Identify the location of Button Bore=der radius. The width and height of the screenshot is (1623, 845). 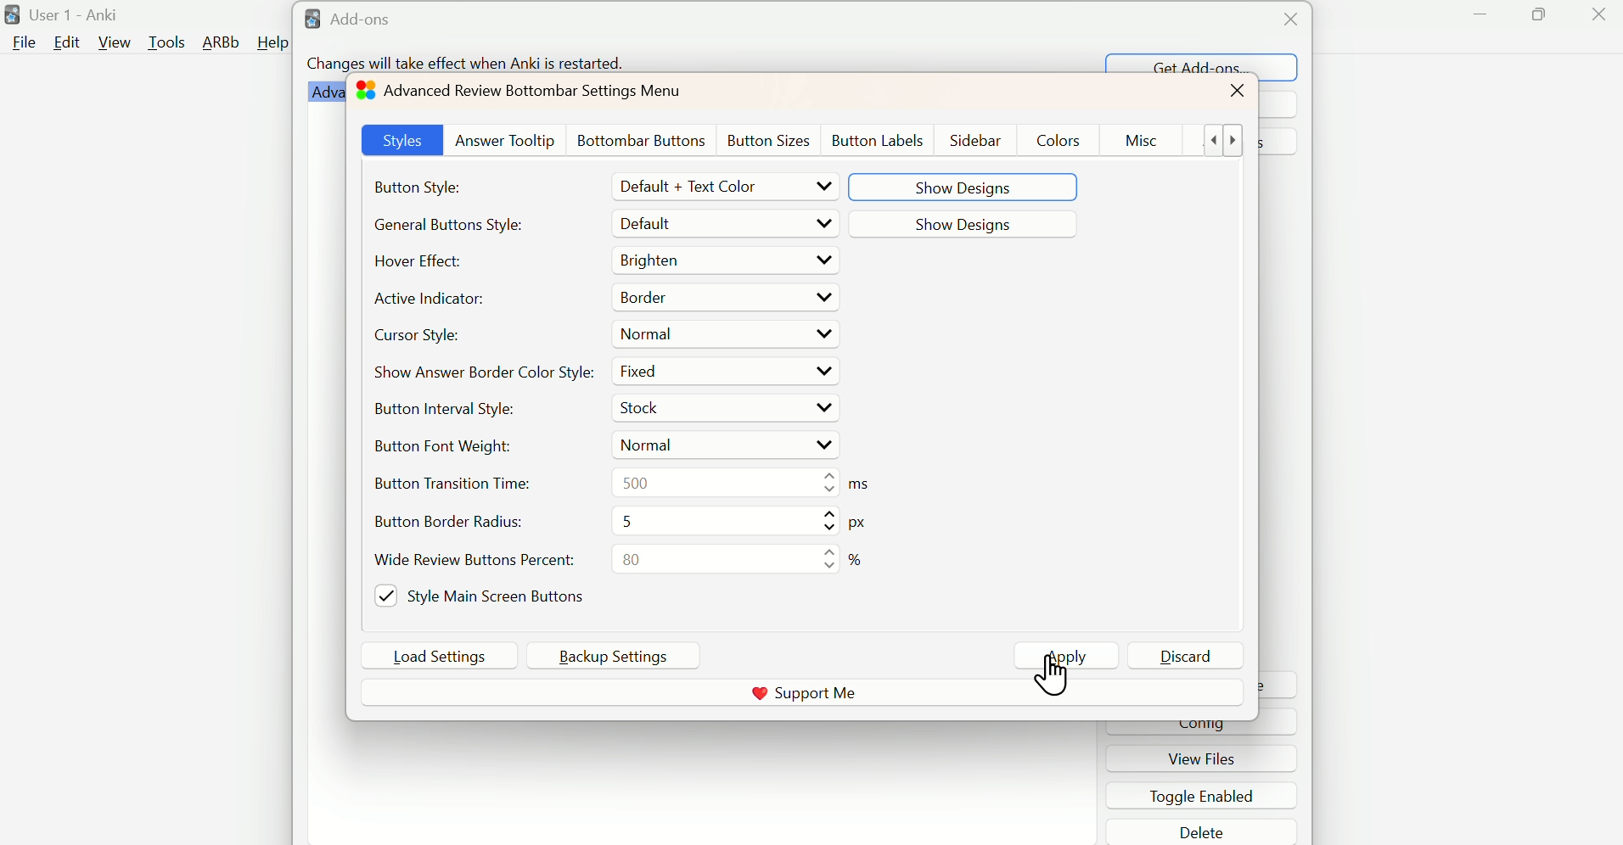
(447, 520).